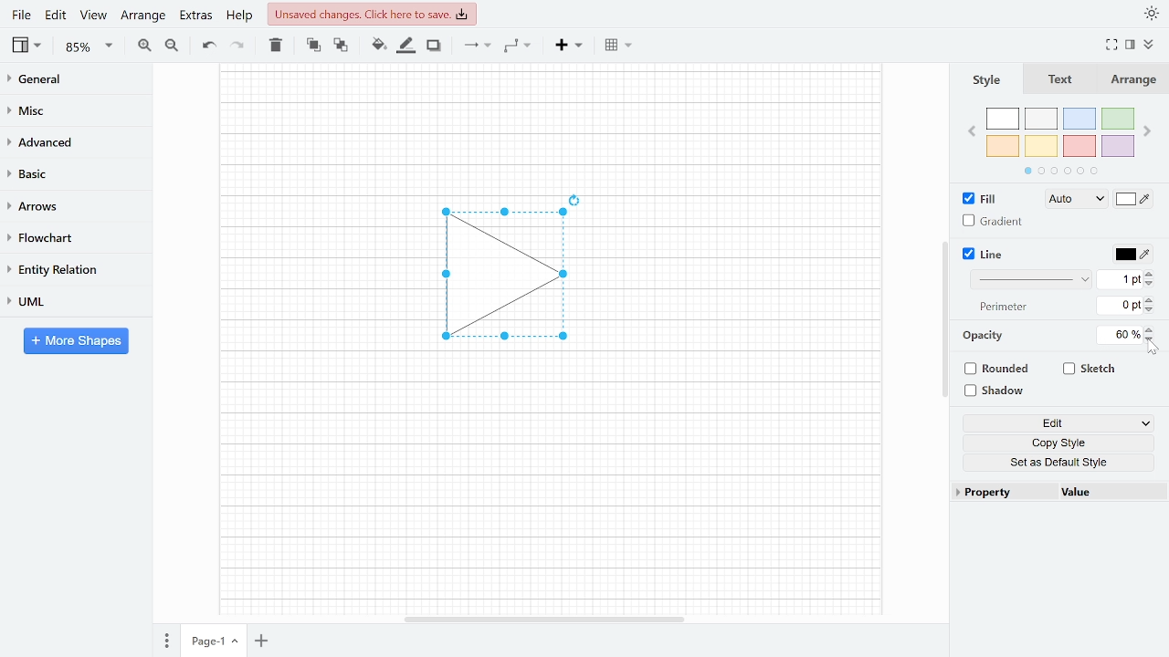  I want to click on INcrease line width, so click(1152, 271).